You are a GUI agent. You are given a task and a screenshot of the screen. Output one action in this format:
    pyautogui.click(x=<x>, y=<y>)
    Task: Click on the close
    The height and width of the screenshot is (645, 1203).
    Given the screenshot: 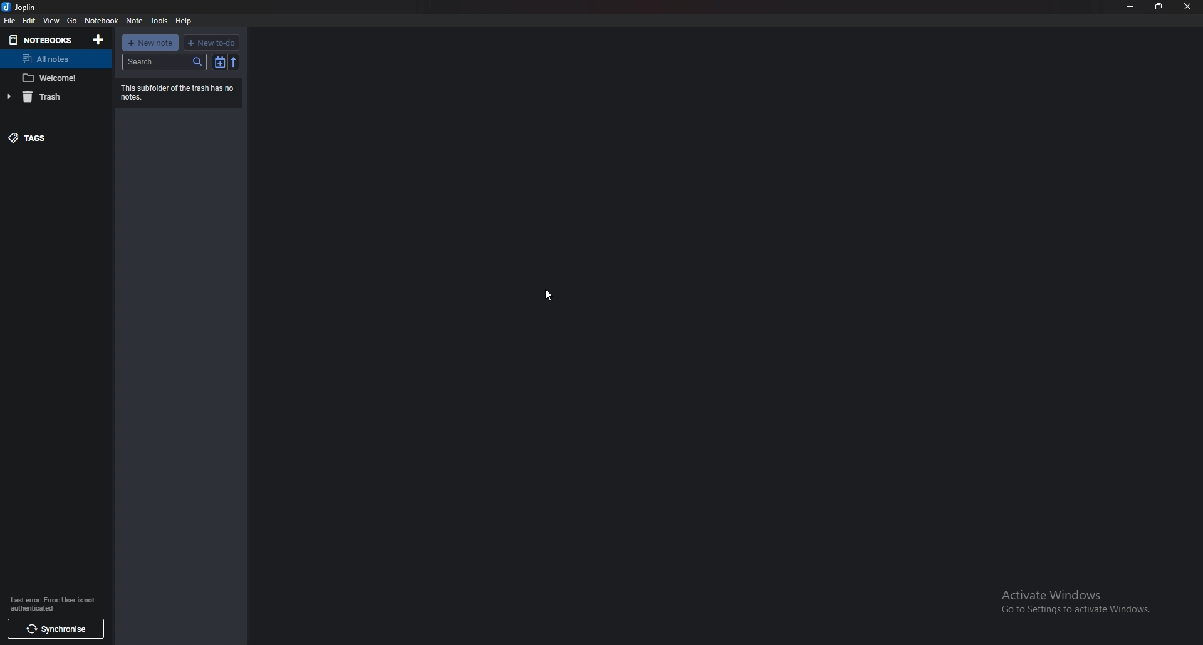 What is the action you would take?
    pyautogui.click(x=1188, y=7)
    